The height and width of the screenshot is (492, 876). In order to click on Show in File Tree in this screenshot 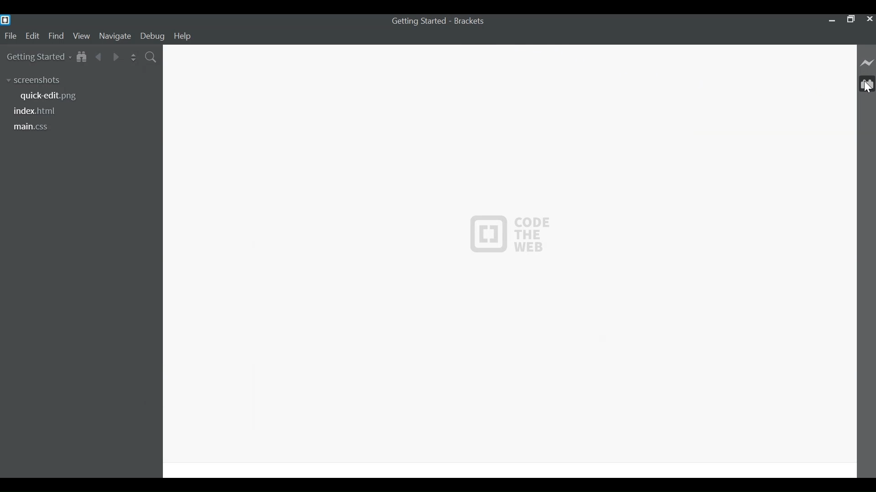, I will do `click(82, 56)`.